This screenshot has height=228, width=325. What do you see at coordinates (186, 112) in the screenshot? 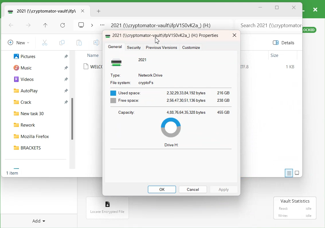
I see `4.88,76.64.35.328 bytes.` at bounding box center [186, 112].